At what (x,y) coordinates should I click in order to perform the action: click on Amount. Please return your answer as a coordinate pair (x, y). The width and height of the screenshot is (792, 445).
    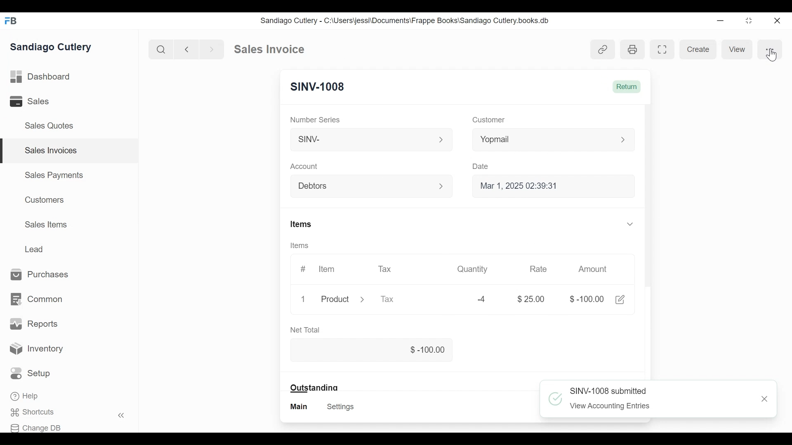
    Looking at the image, I should click on (593, 270).